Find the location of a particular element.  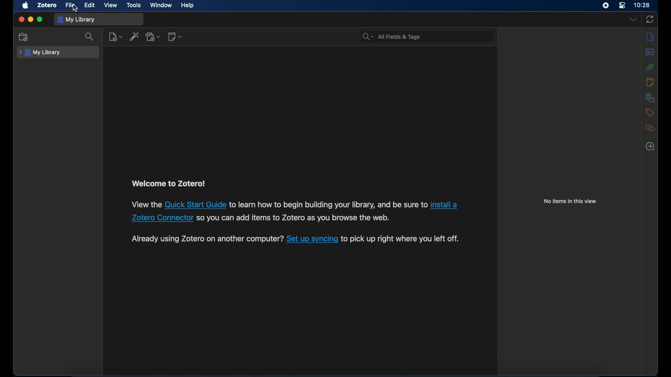

new notes is located at coordinates (175, 36).